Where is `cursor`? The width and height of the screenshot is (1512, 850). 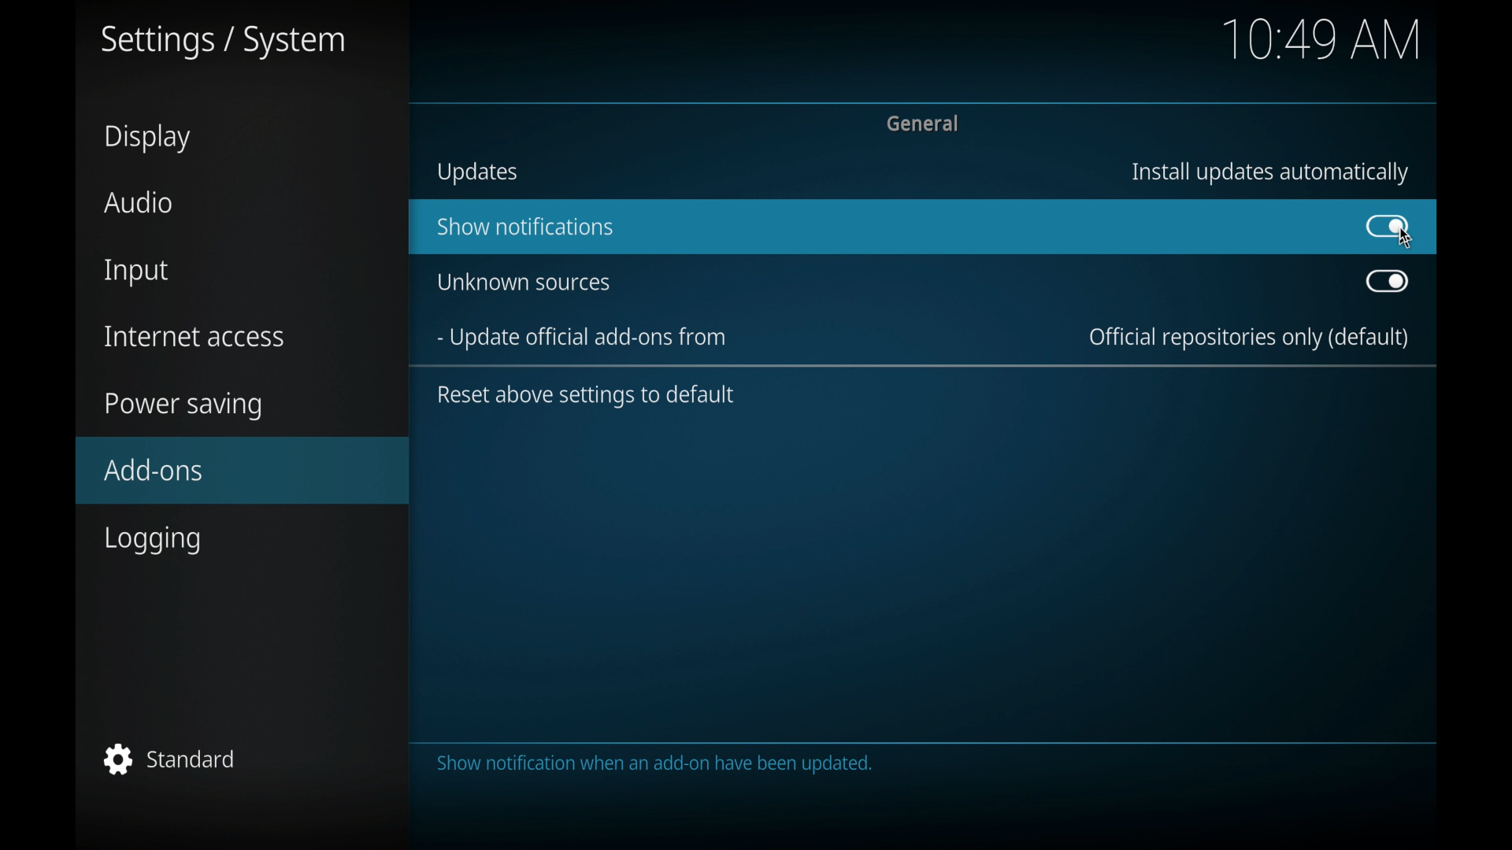 cursor is located at coordinates (1407, 243).